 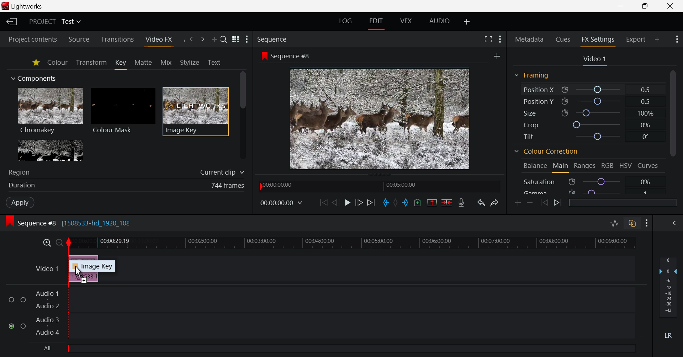 What do you see at coordinates (48, 320) in the screenshot?
I see `Audio 3` at bounding box center [48, 320].